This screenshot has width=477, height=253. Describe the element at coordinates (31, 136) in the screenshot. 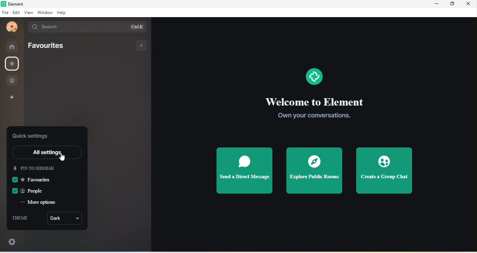

I see `quick settings` at that location.